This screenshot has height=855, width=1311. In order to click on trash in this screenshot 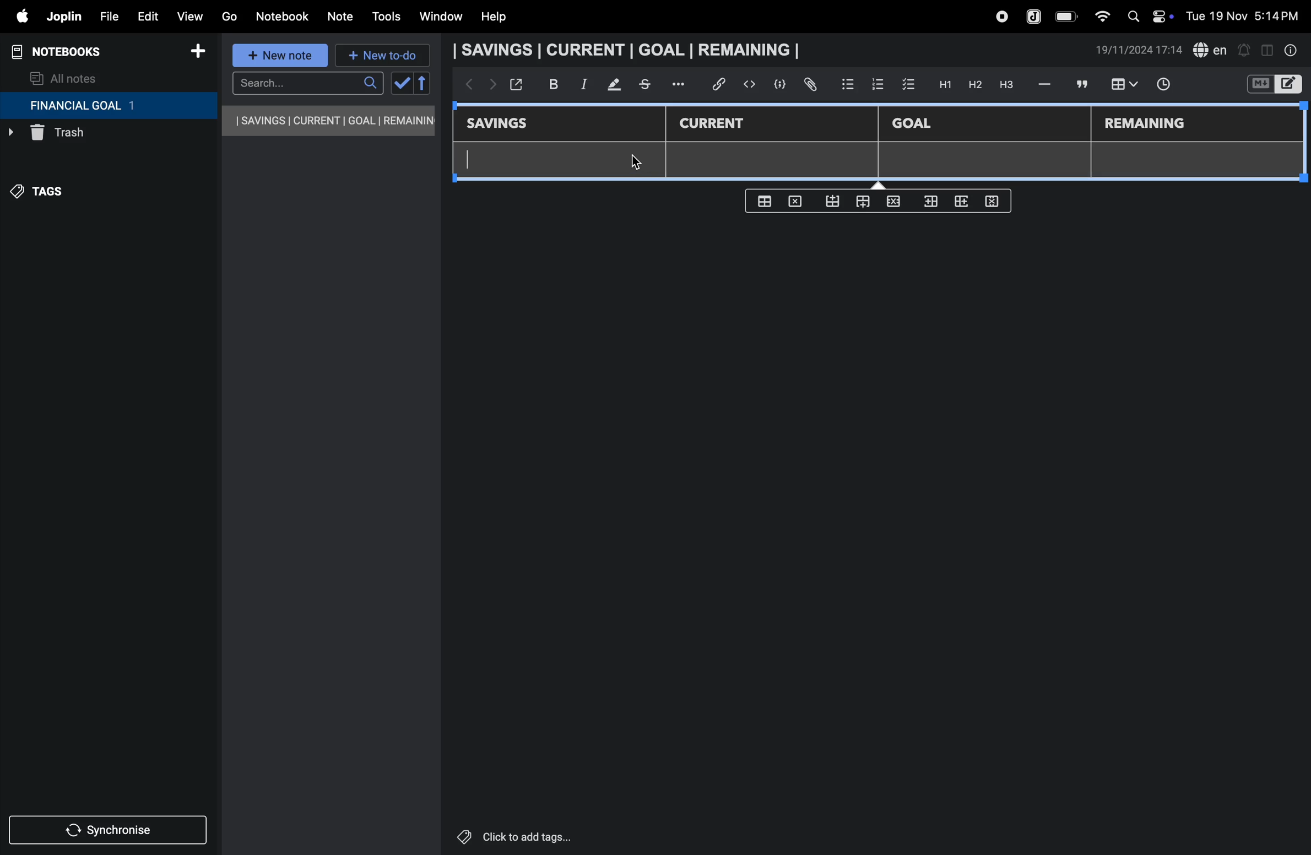, I will do `click(85, 136)`.